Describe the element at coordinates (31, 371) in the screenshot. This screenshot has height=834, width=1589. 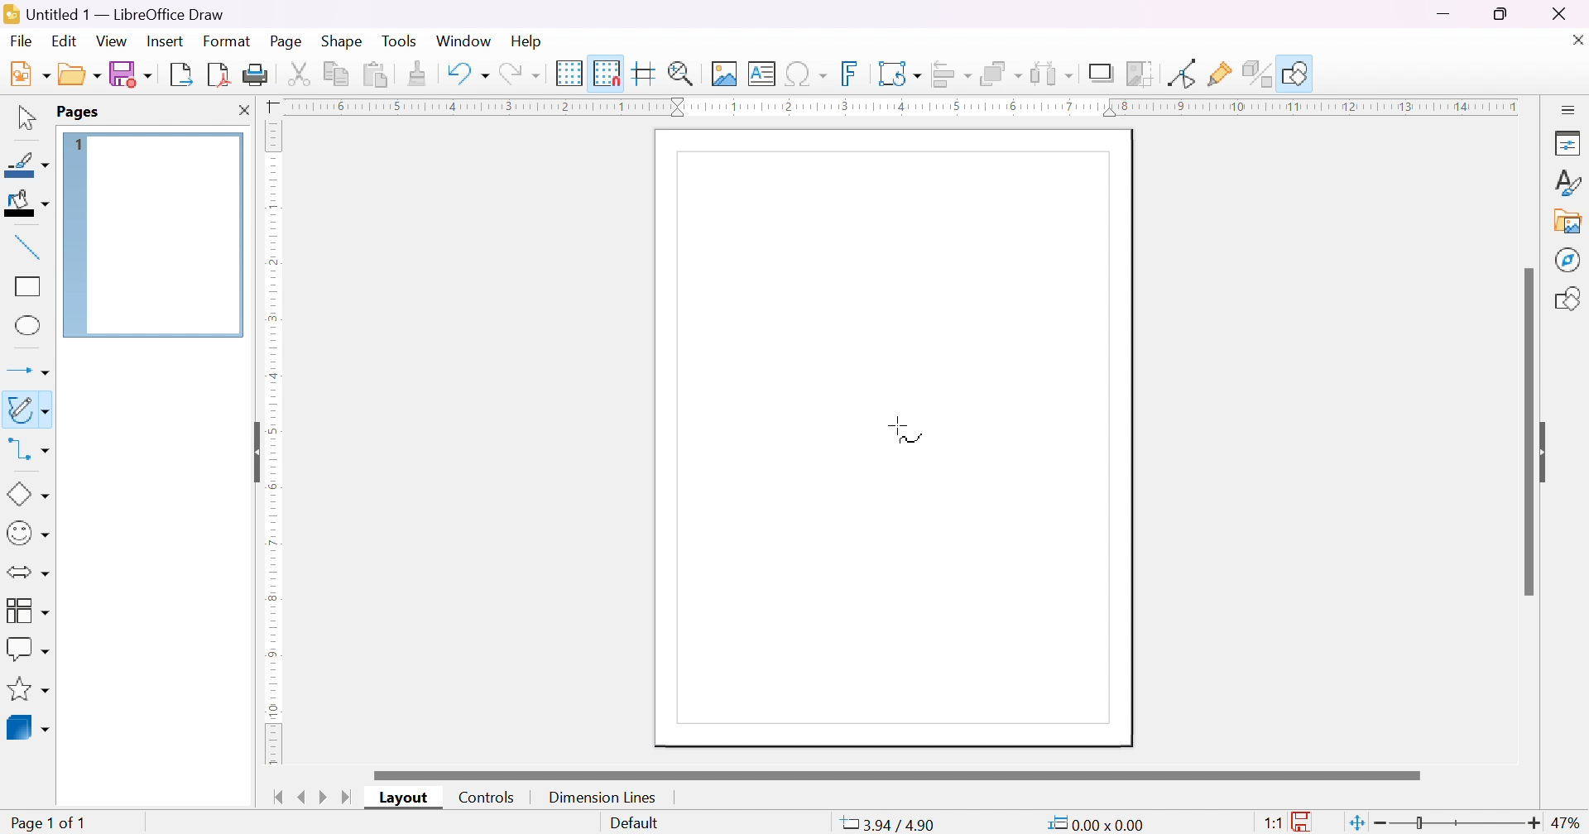
I see `lines and arrows` at that location.